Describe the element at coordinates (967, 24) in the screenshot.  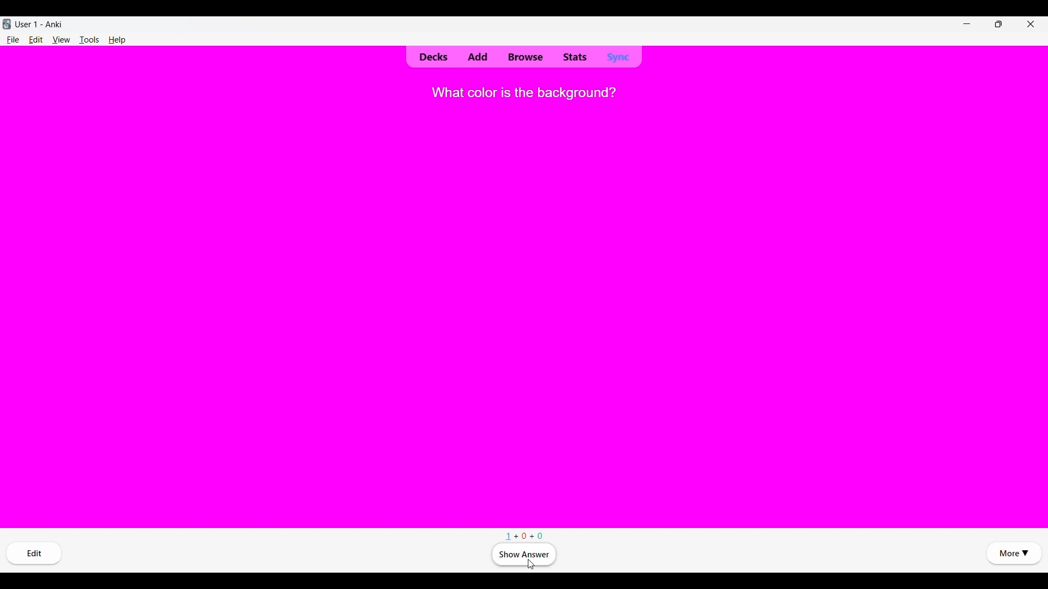
I see `Minimize` at that location.